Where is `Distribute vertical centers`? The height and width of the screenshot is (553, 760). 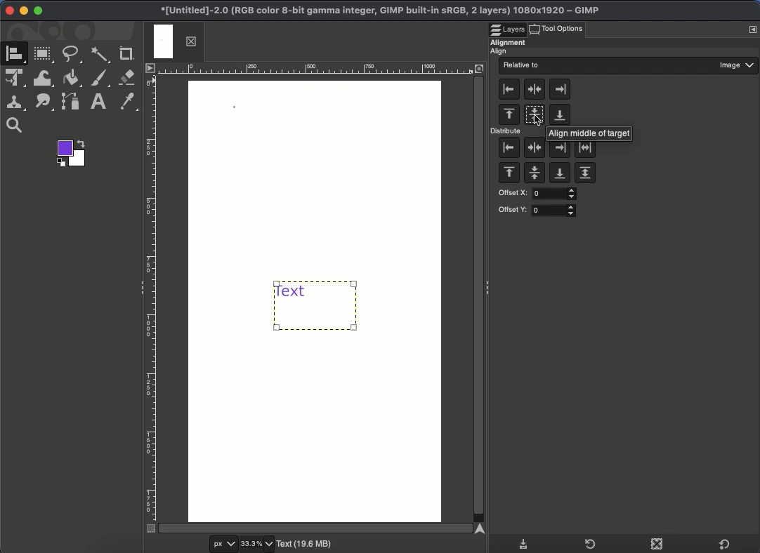 Distribute vertical centers is located at coordinates (535, 175).